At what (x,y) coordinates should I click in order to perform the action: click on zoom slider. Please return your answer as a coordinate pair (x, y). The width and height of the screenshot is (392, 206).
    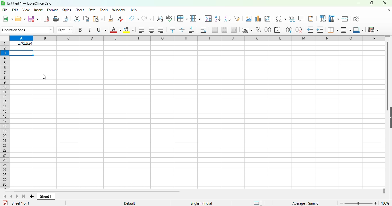
    Looking at the image, I should click on (359, 203).